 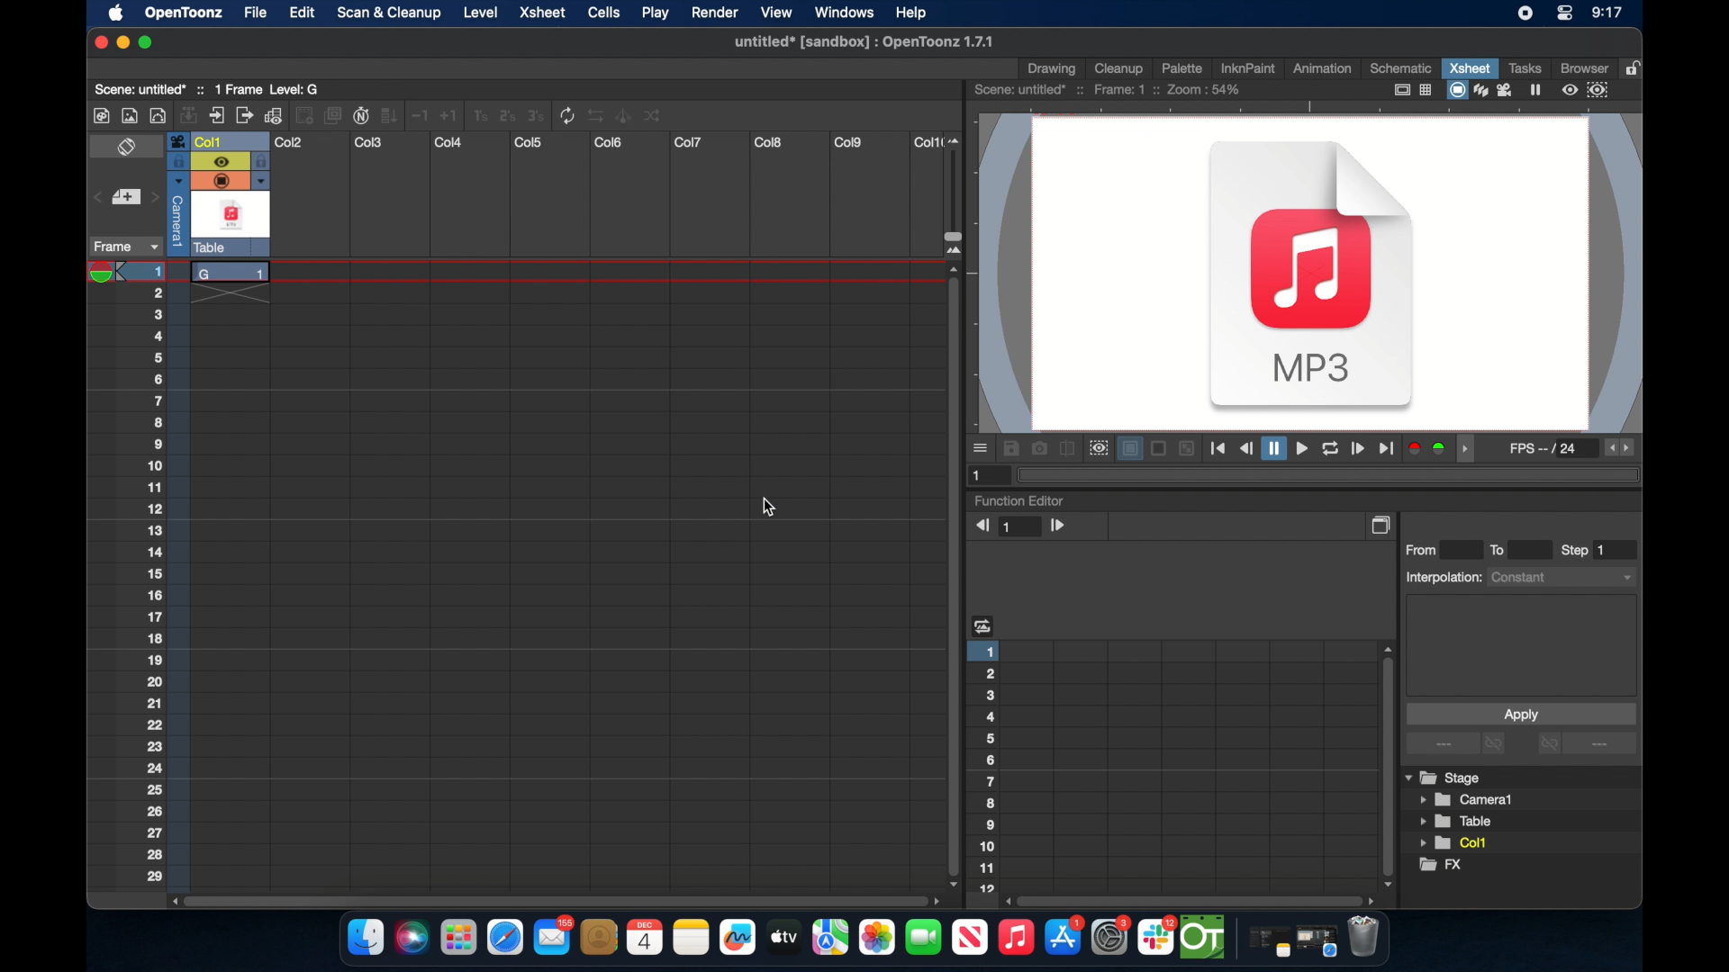 I want to click on playhead, so click(x=107, y=273).